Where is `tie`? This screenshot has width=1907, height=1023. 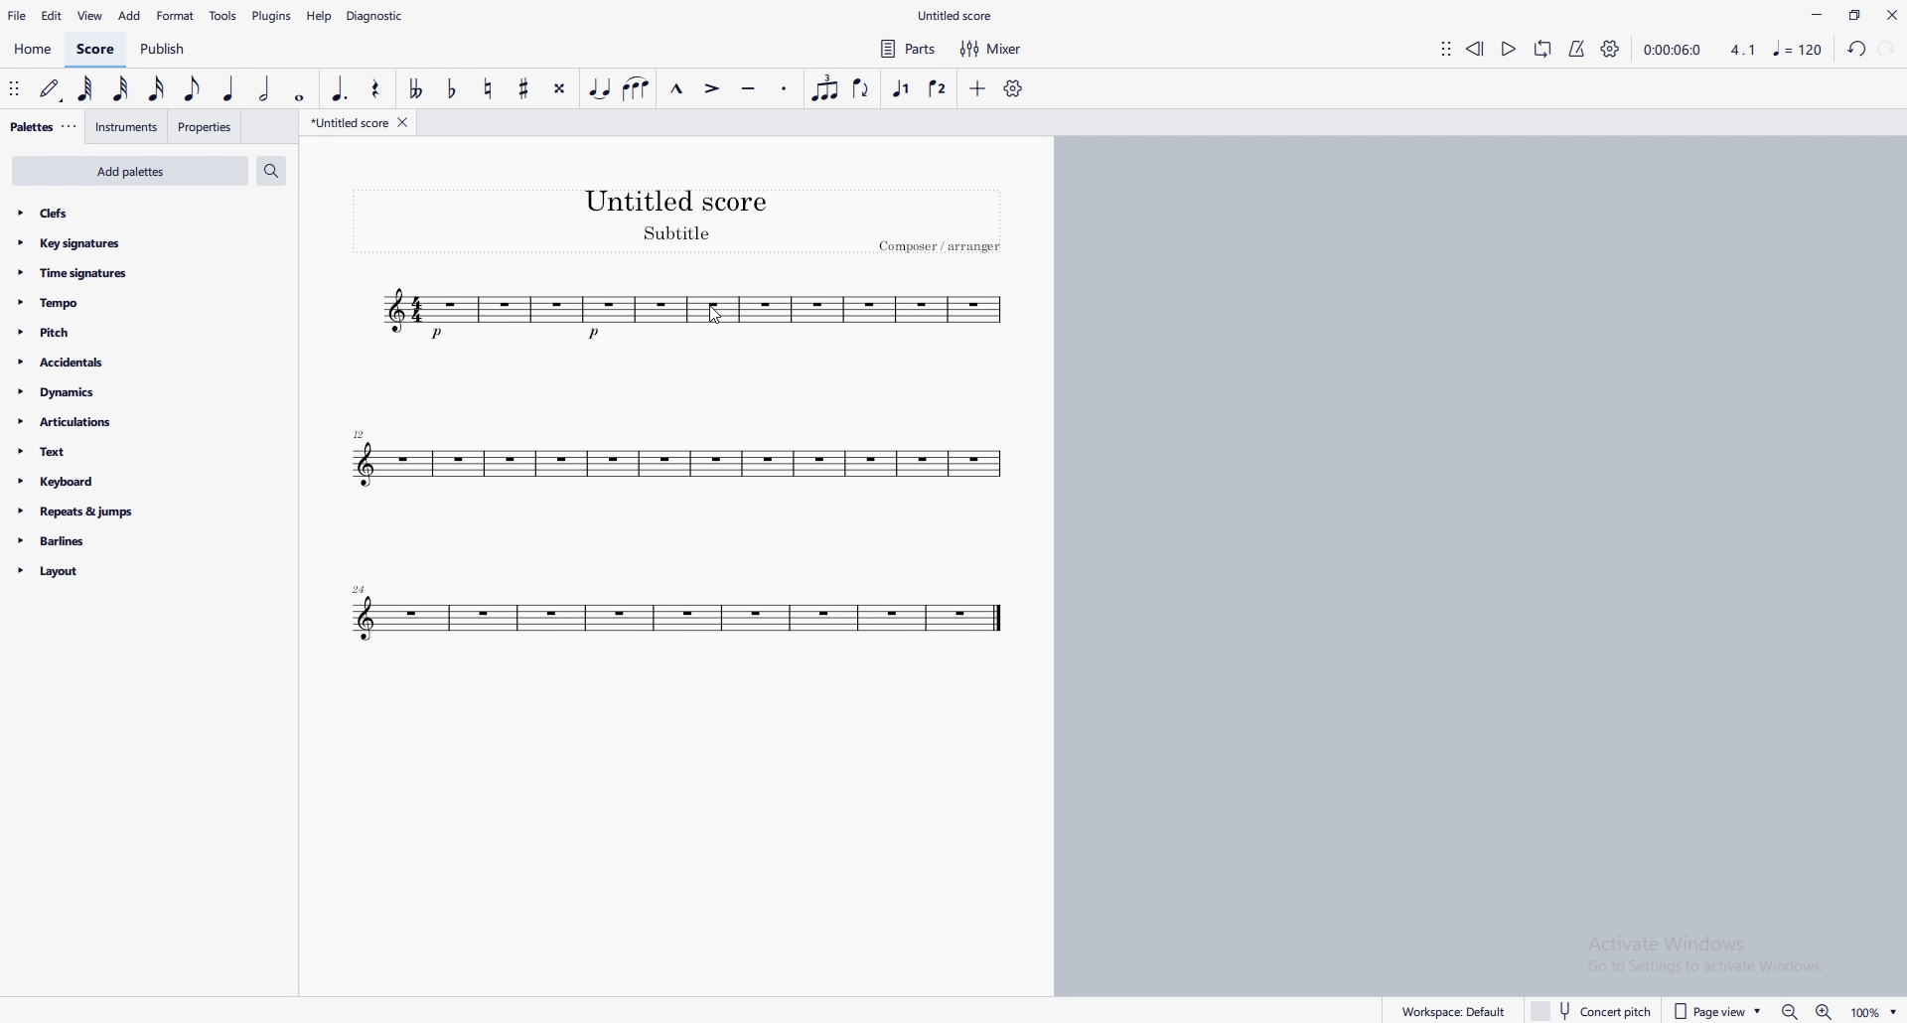 tie is located at coordinates (600, 90).